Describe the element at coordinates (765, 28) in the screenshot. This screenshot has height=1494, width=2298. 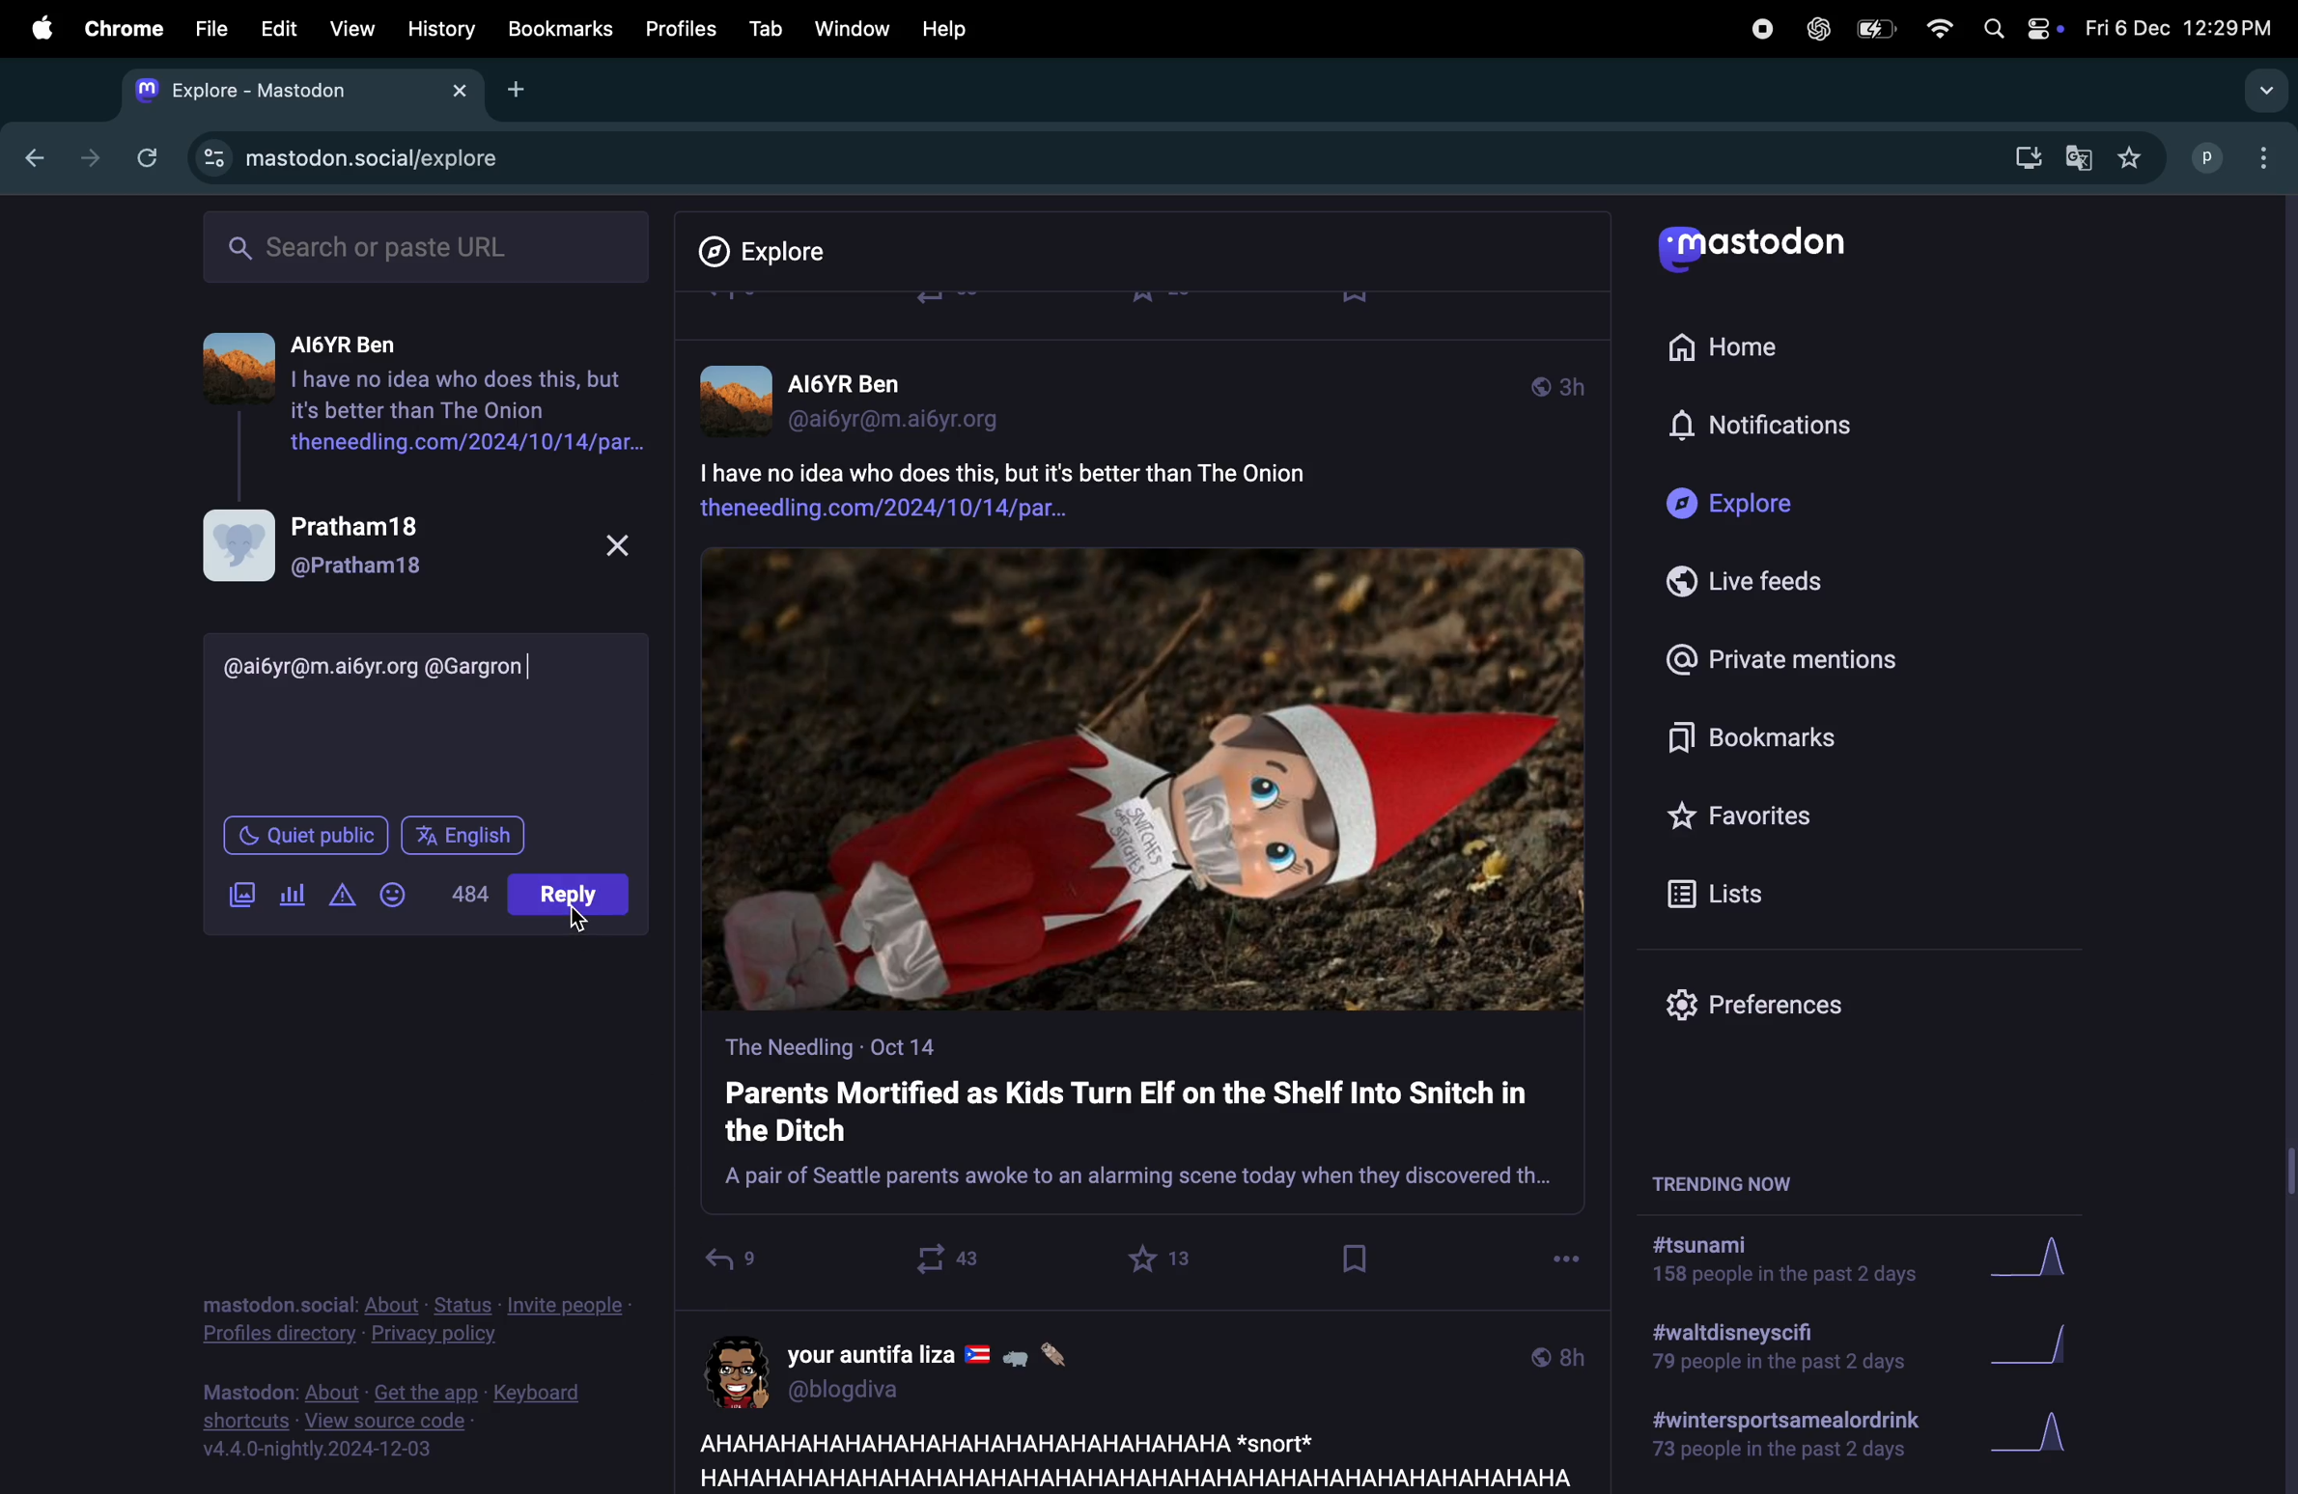
I see `tab` at that location.